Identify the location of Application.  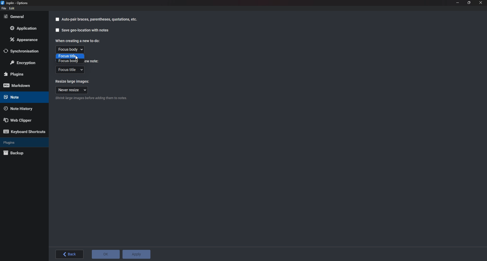
(26, 28).